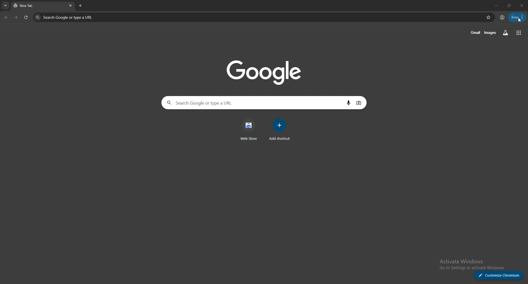 The width and height of the screenshot is (528, 284). What do you see at coordinates (16, 18) in the screenshot?
I see `forward` at bounding box center [16, 18].